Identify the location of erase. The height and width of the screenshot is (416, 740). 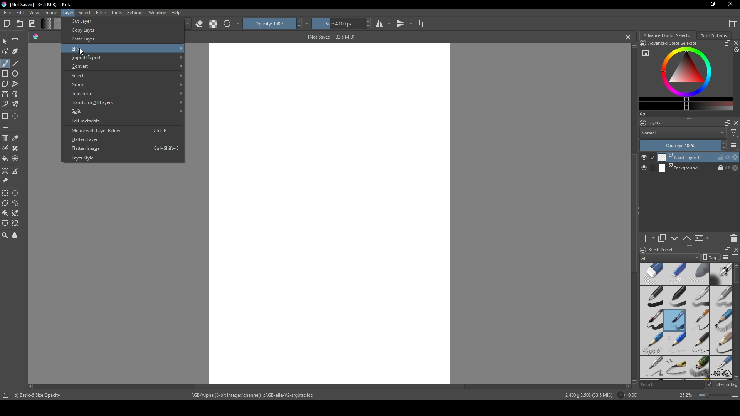
(200, 24).